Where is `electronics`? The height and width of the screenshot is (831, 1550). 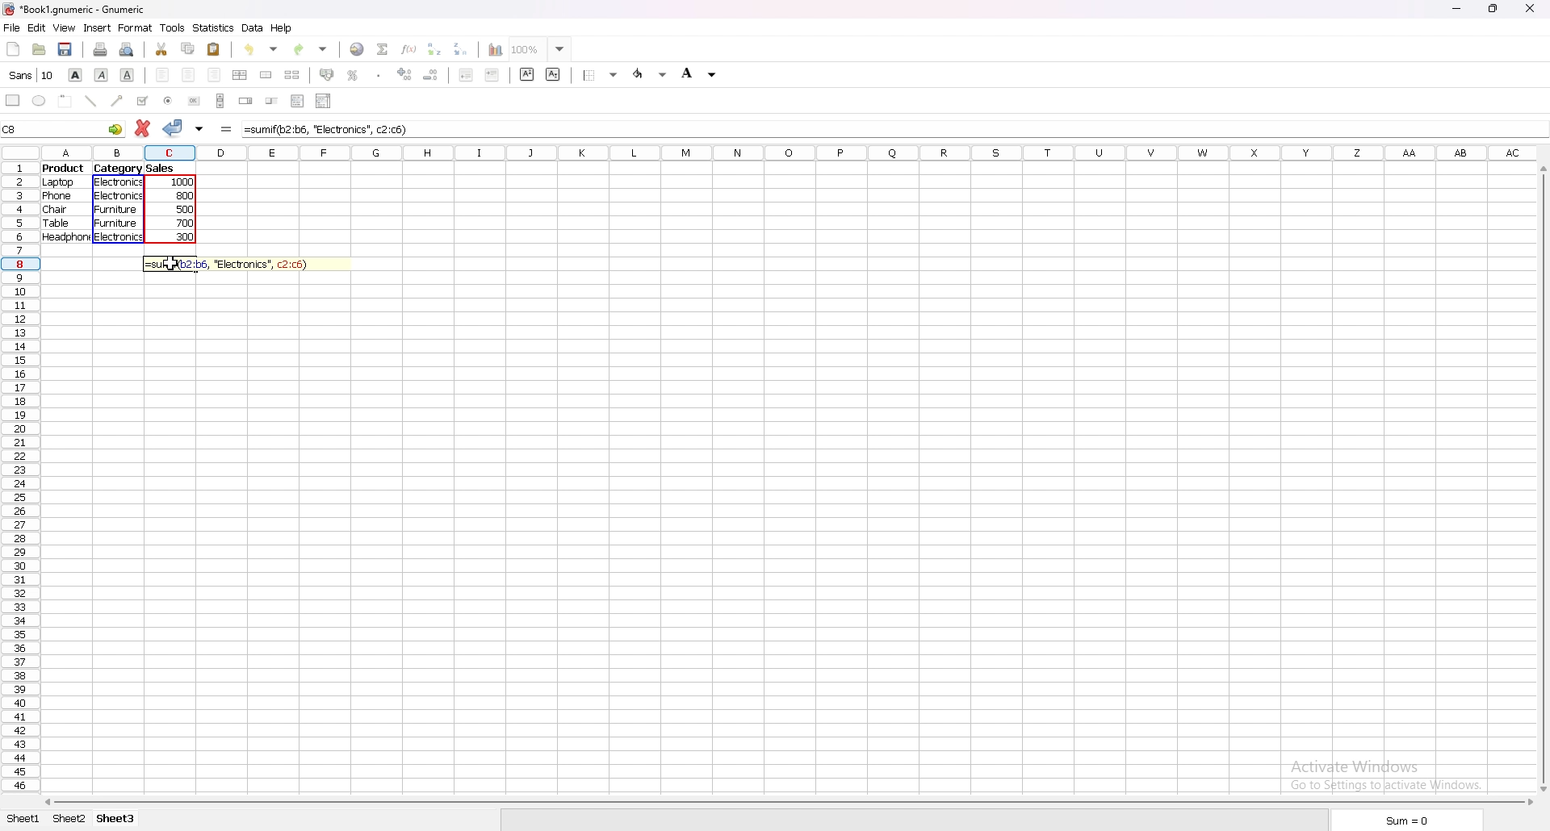
electronics is located at coordinates (119, 239).